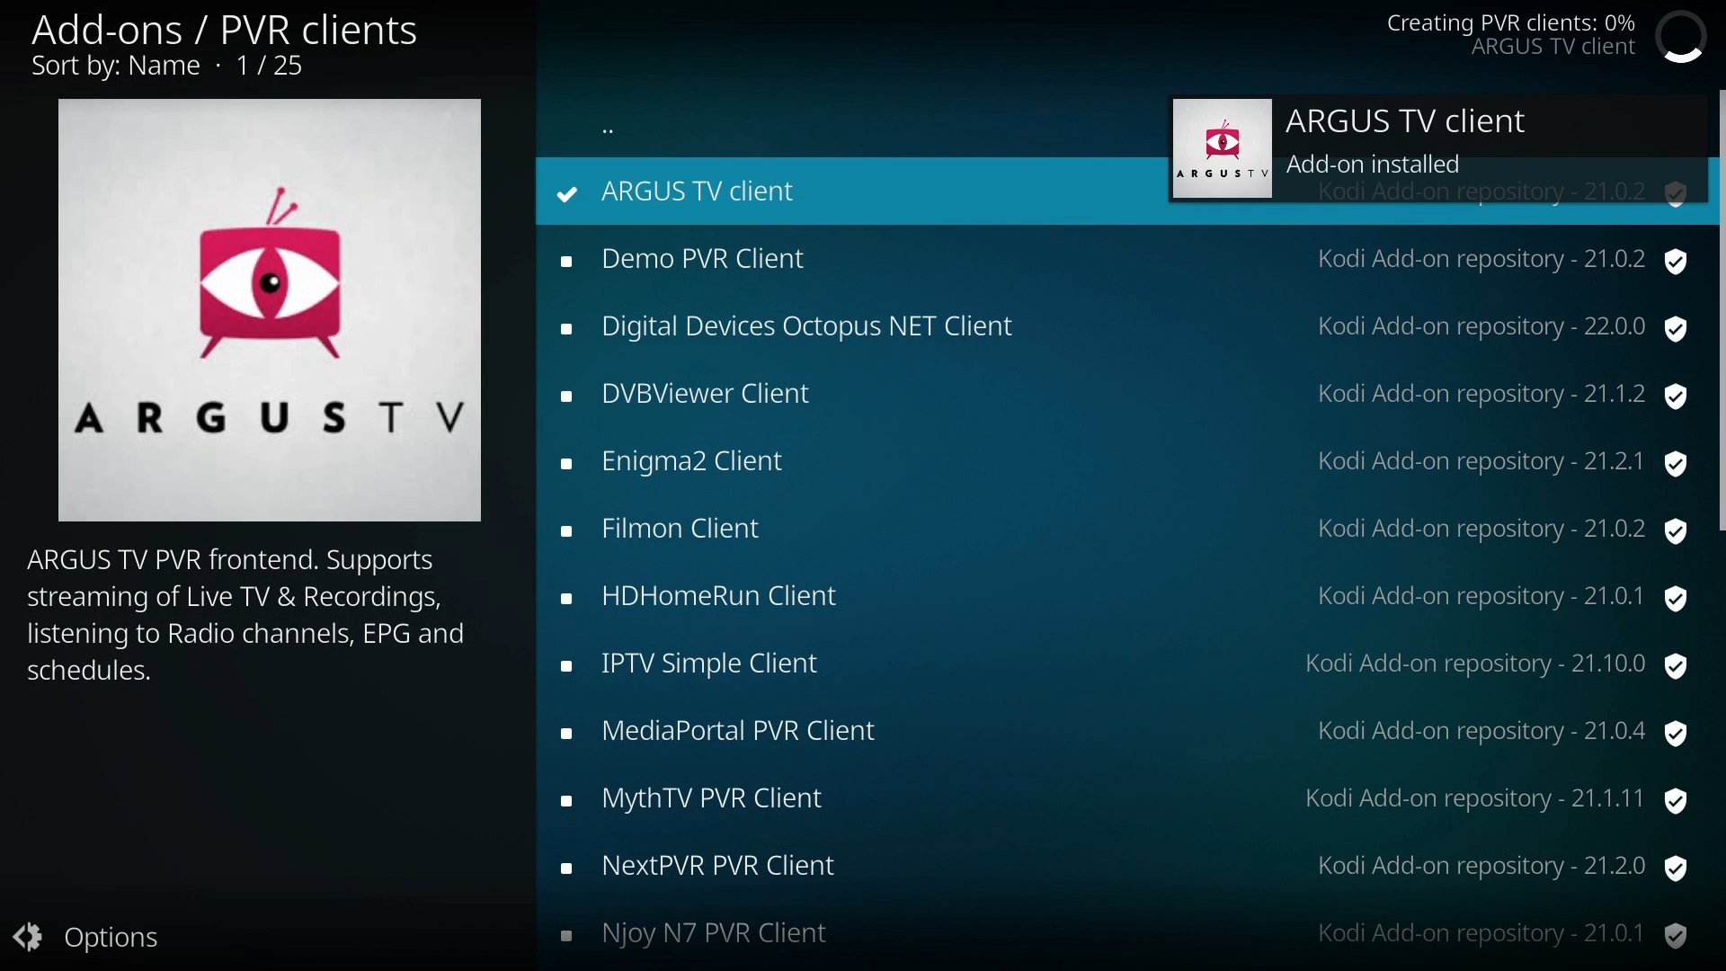  What do you see at coordinates (1131, 257) in the screenshot?
I see `Demo PVR Client Kodi Add-on repository - 21.0.2` at bounding box center [1131, 257].